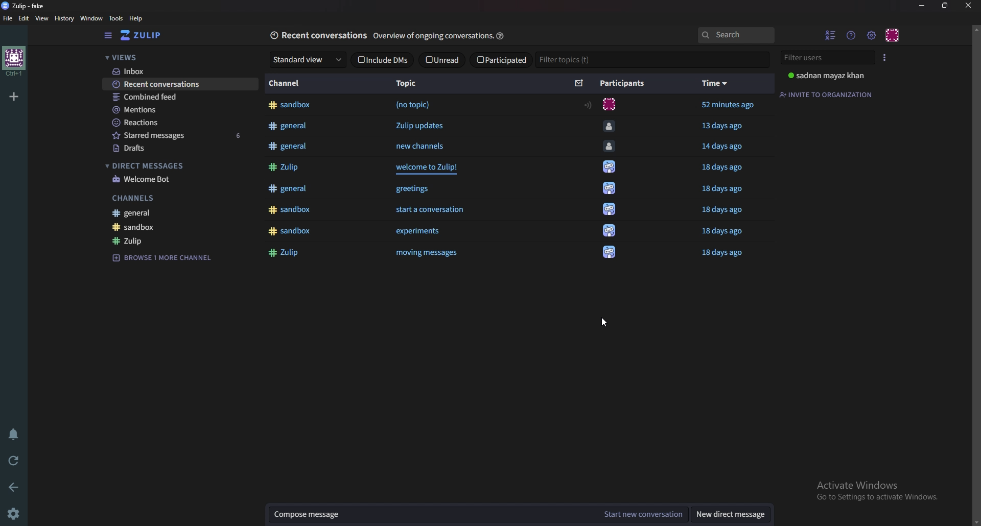  I want to click on Window, so click(92, 18).